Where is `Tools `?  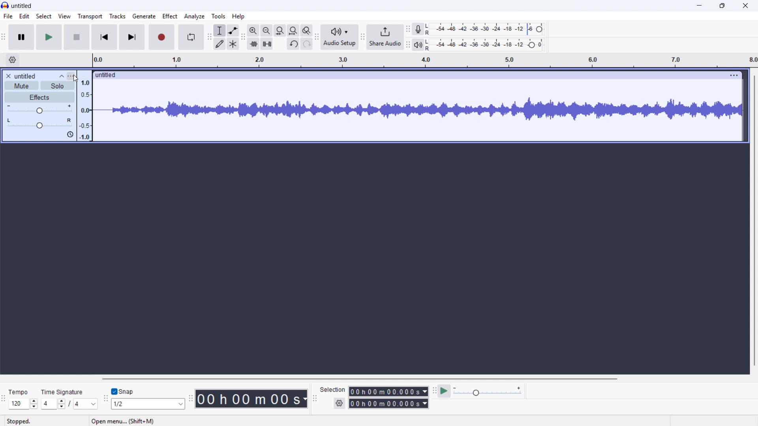
Tools  is located at coordinates (219, 16).